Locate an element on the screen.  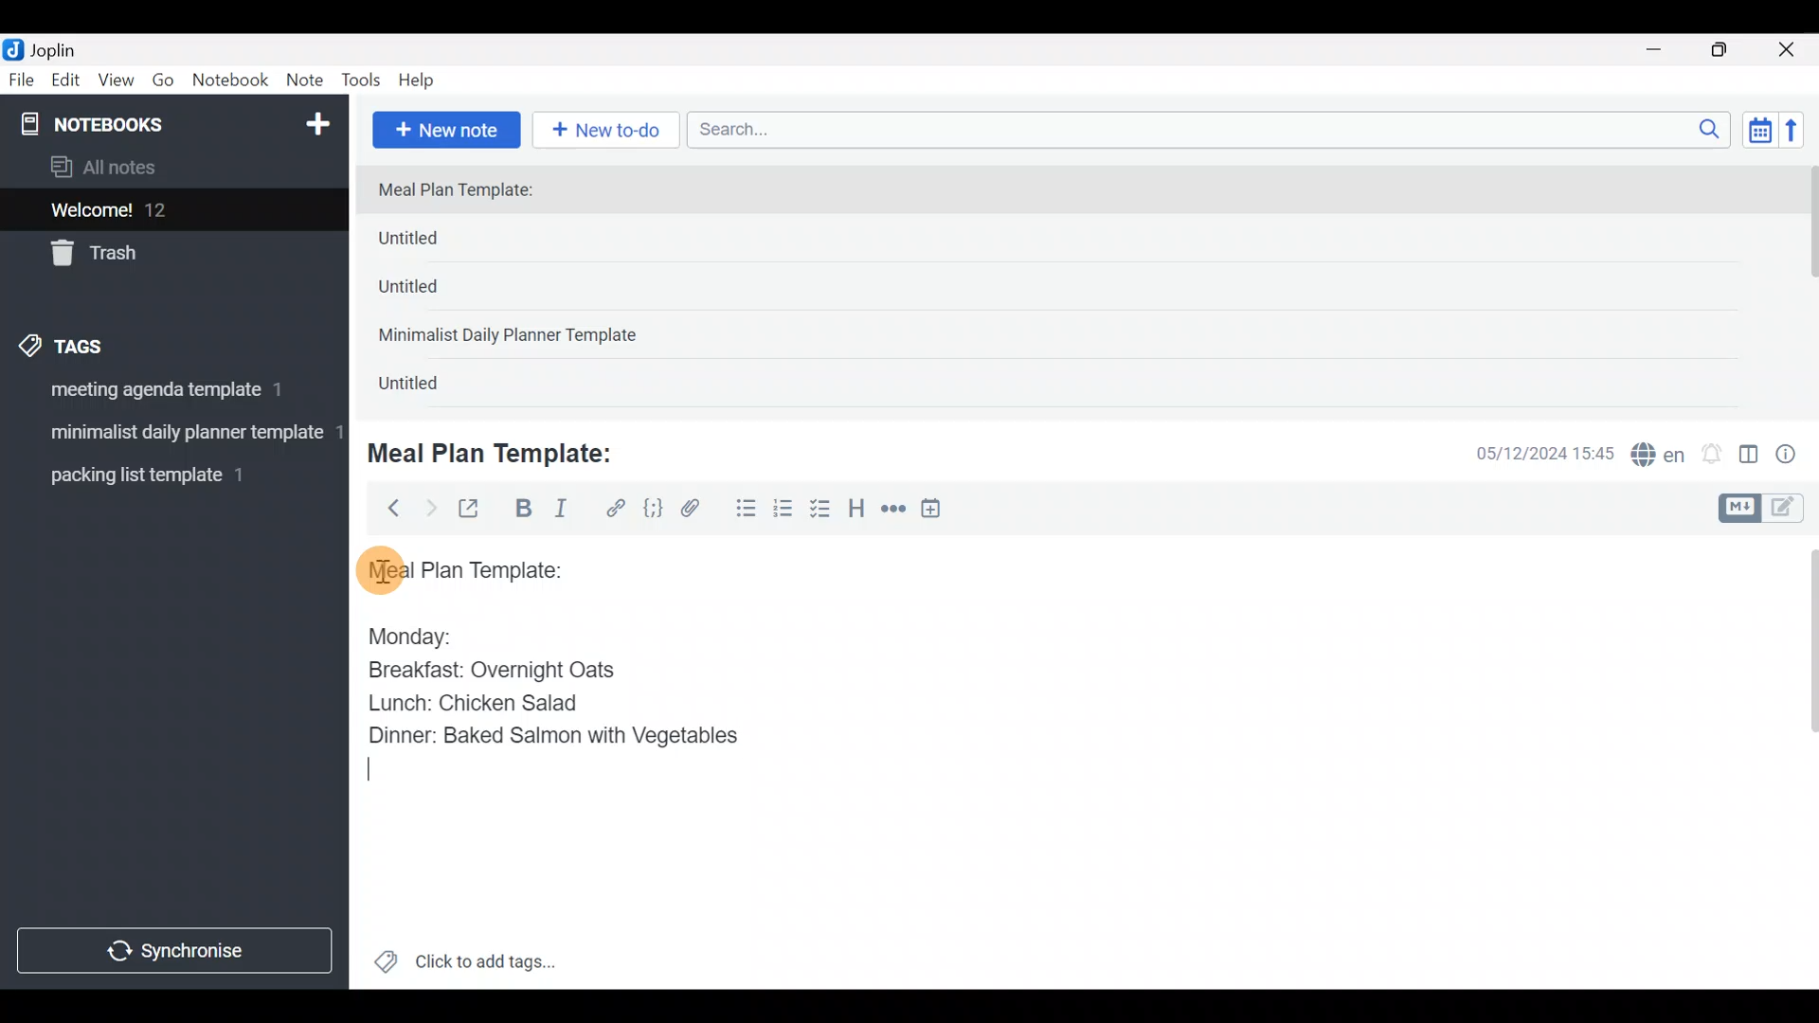
Synchronize is located at coordinates (177, 950).